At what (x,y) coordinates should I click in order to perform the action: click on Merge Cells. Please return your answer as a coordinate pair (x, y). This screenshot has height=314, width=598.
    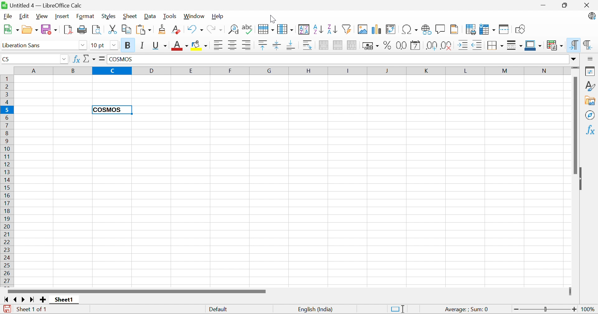
    Looking at the image, I should click on (338, 45).